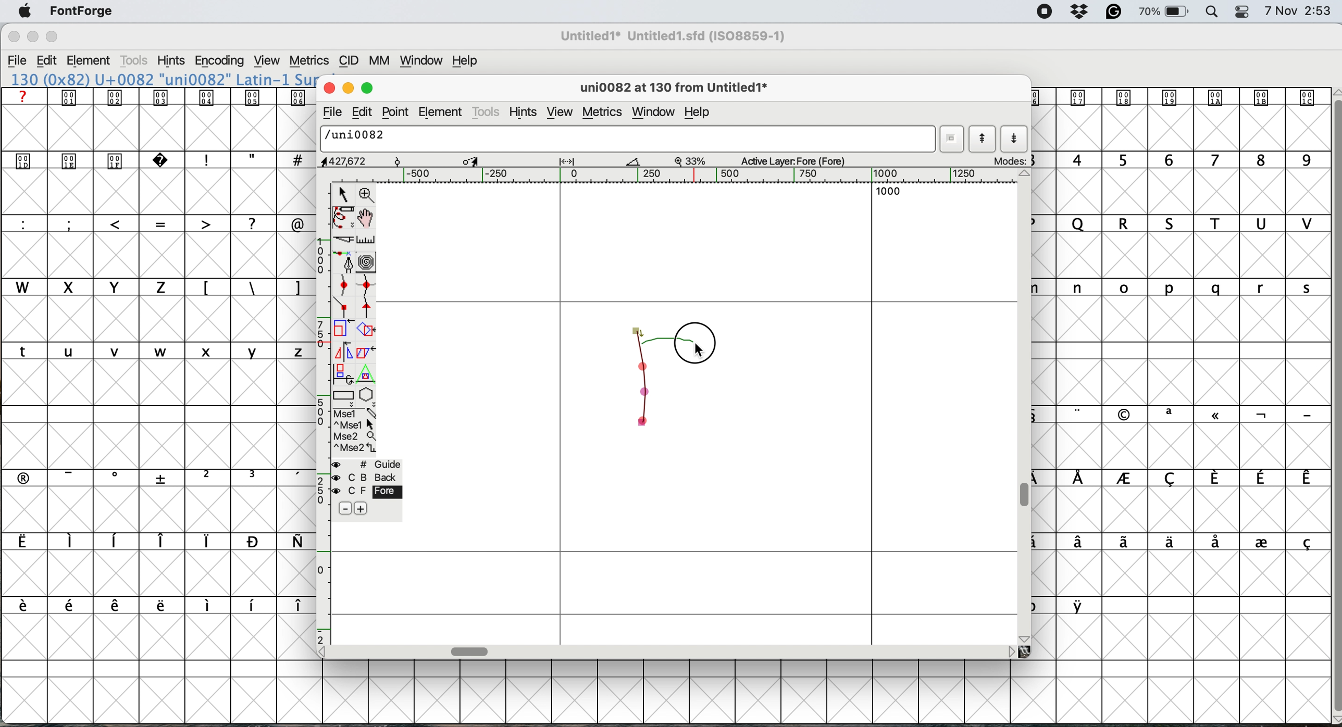 The width and height of the screenshot is (1342, 727). Describe the element at coordinates (366, 397) in the screenshot. I see `star or polygon` at that location.